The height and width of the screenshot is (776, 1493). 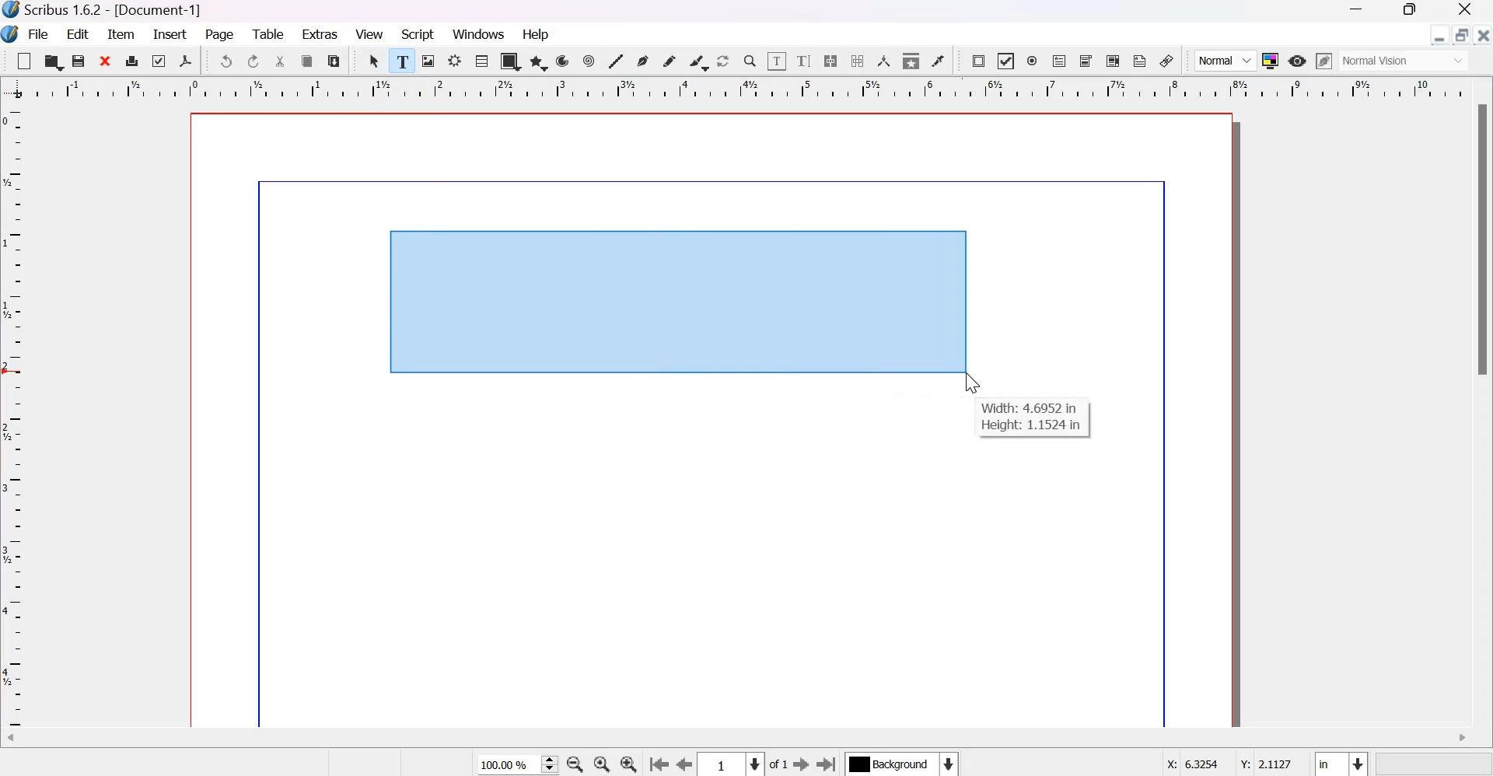 I want to click on Normal Vision, so click(x=1406, y=61).